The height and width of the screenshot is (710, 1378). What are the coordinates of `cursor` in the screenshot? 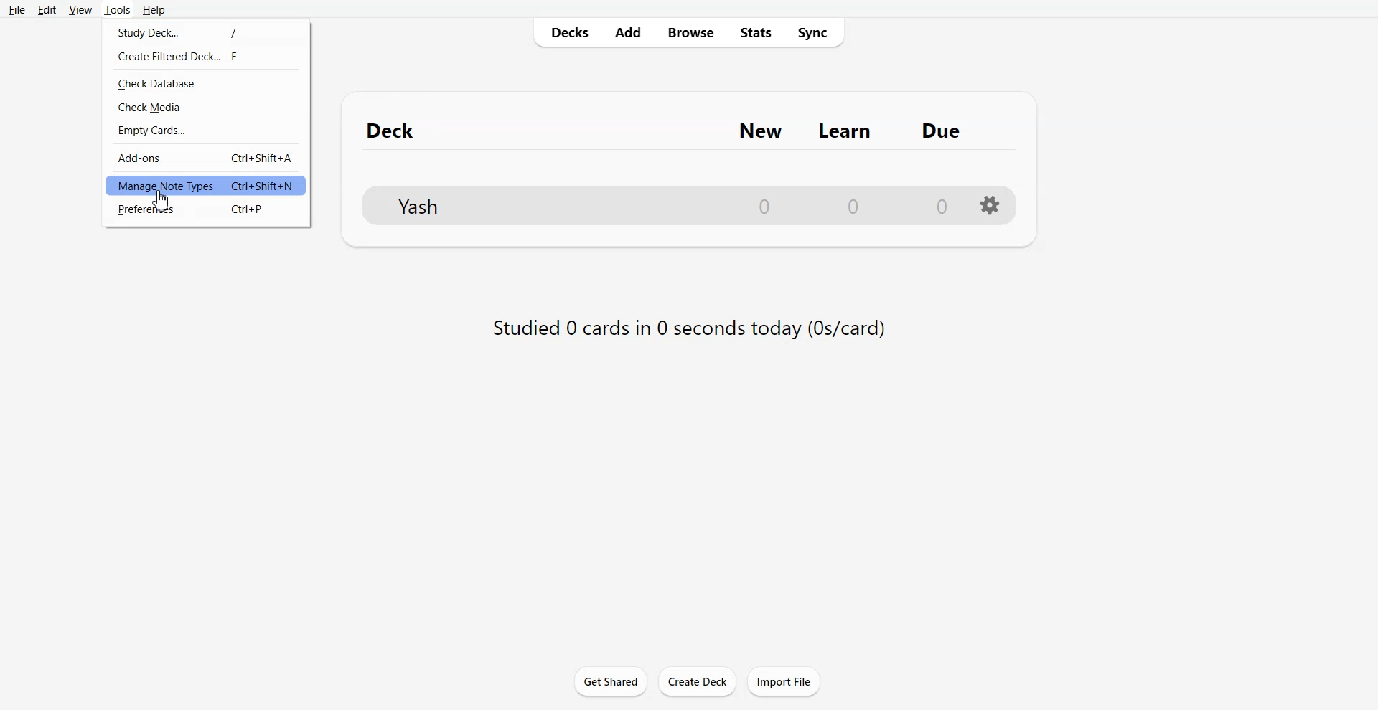 It's located at (162, 202).